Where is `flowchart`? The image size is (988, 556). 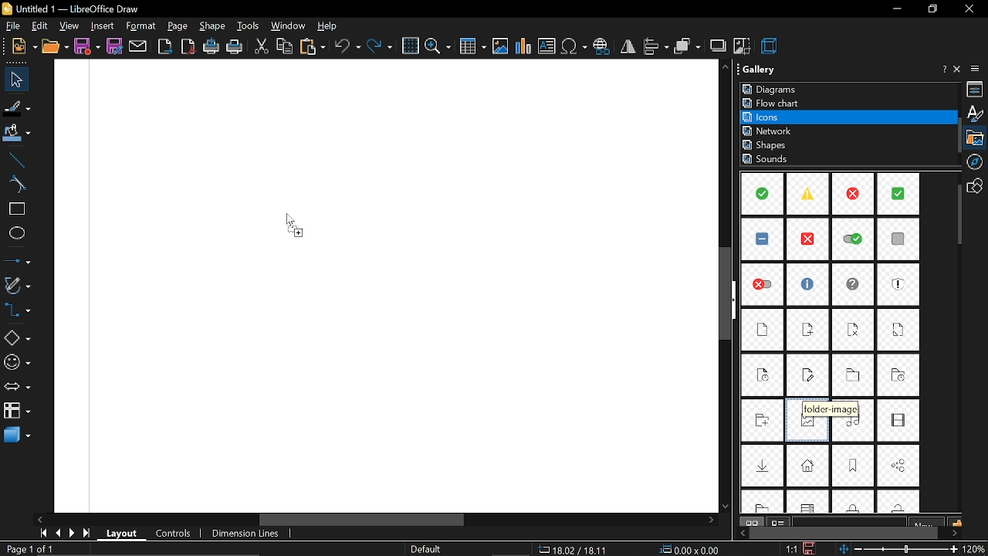 flowchart is located at coordinates (15, 411).